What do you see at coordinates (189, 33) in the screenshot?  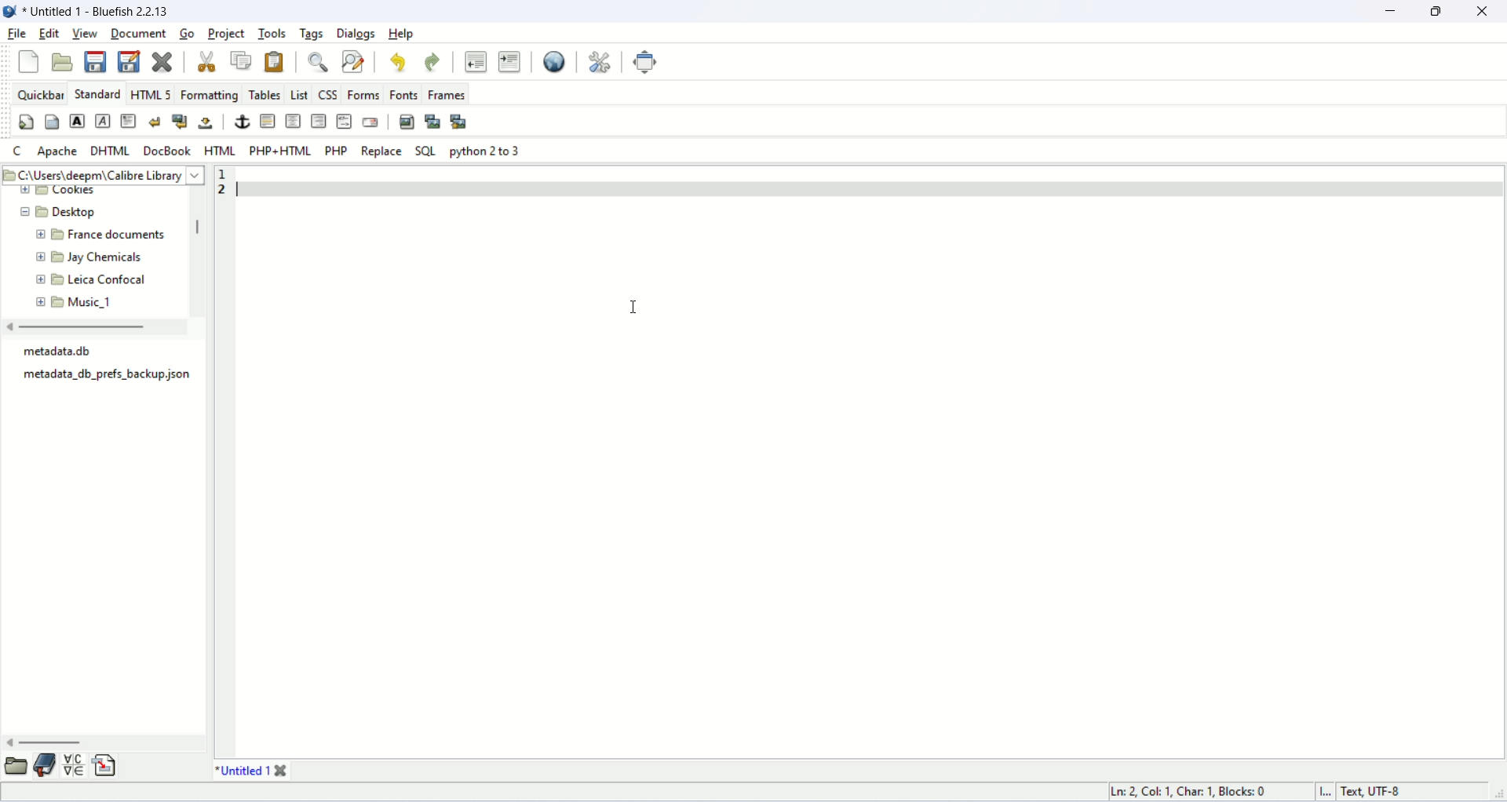 I see `go` at bounding box center [189, 33].